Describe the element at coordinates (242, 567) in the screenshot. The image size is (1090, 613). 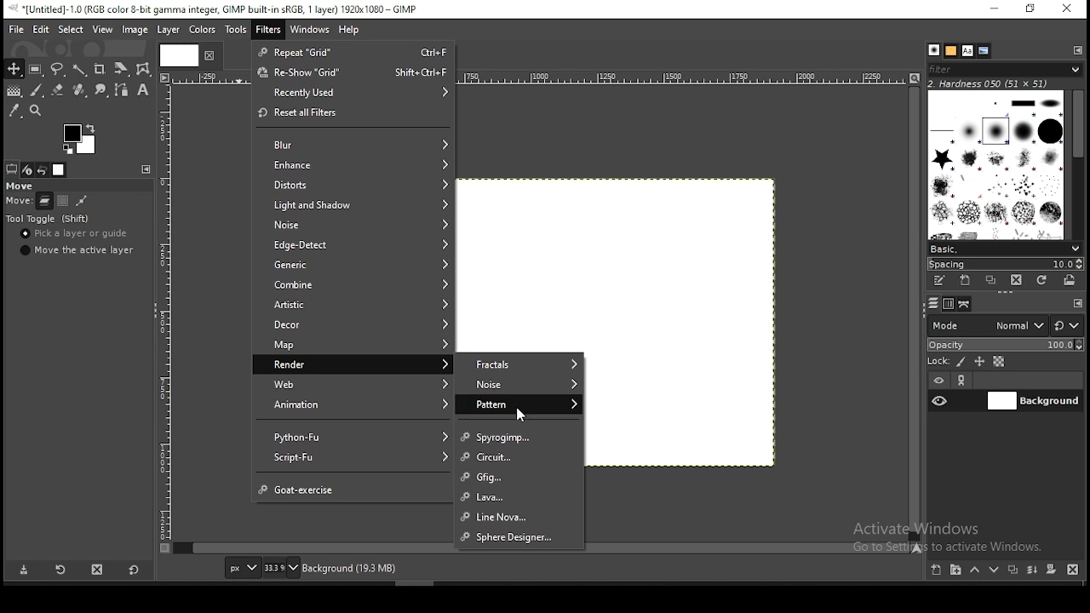
I see `units` at that location.